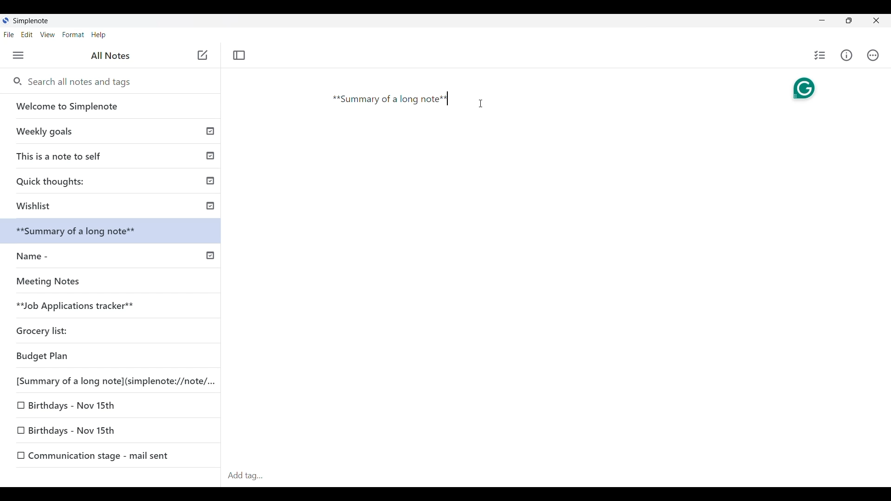  I want to click on Welcome to Simplenote, so click(111, 106).